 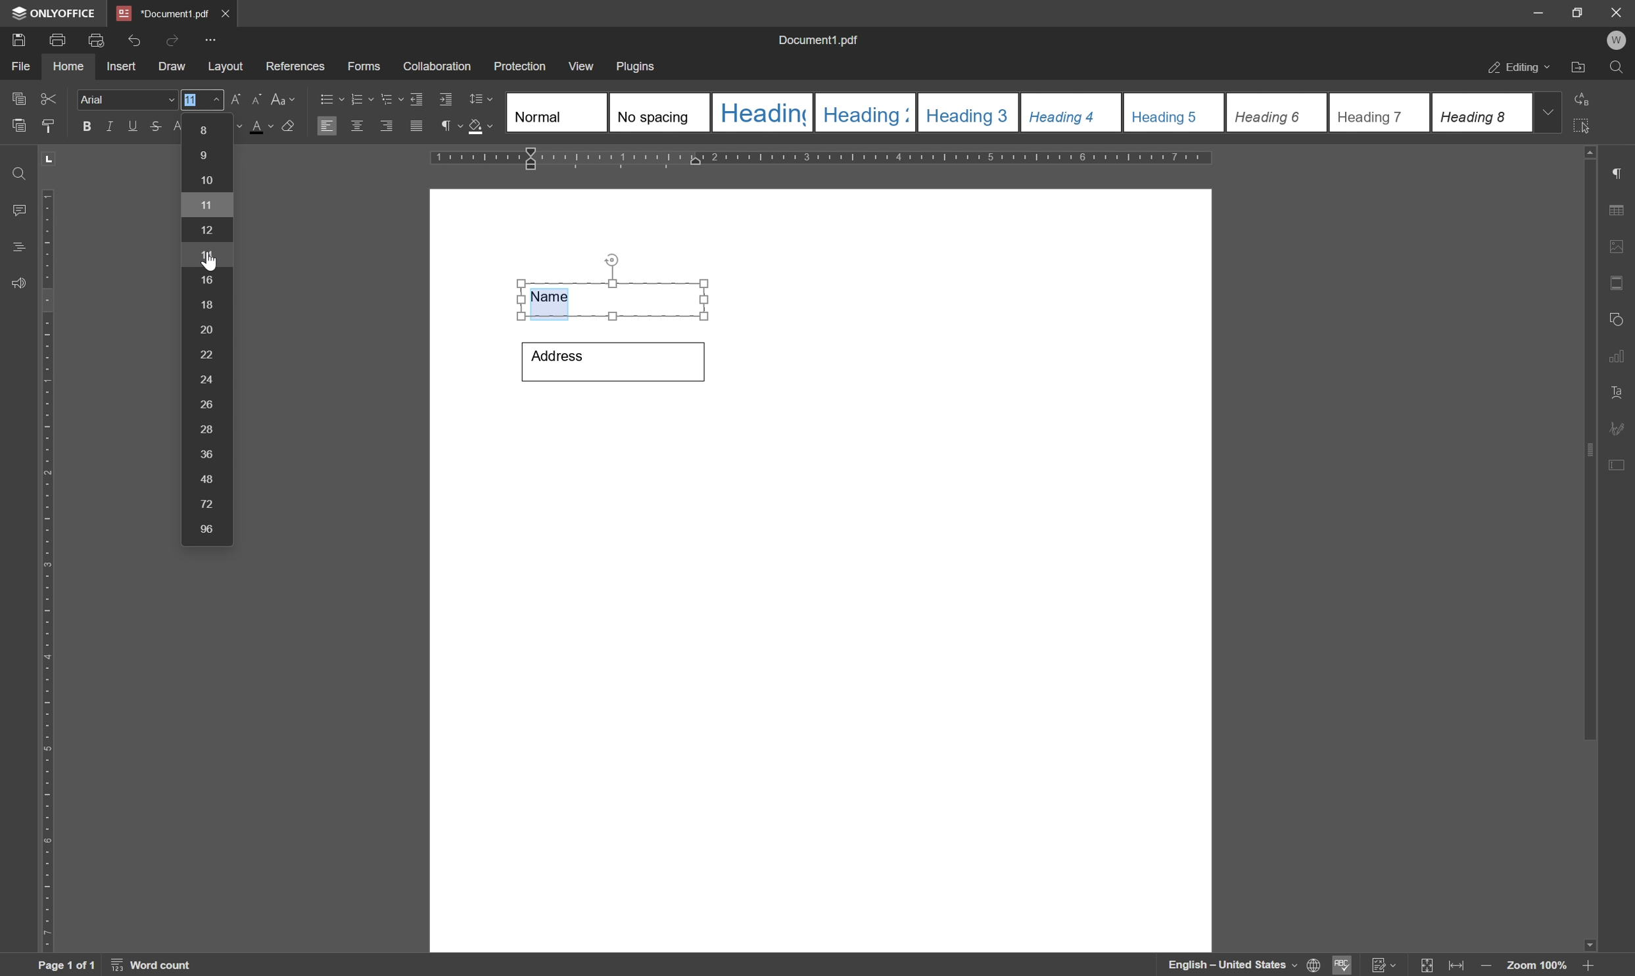 I want to click on increment font size, so click(x=226, y=100).